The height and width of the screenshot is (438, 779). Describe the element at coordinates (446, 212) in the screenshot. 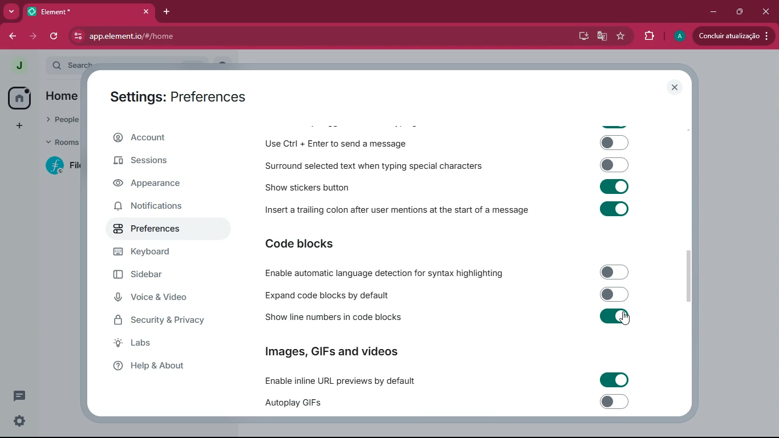

I see `Insert a trailing colon after user mentions at the start of a message` at that location.